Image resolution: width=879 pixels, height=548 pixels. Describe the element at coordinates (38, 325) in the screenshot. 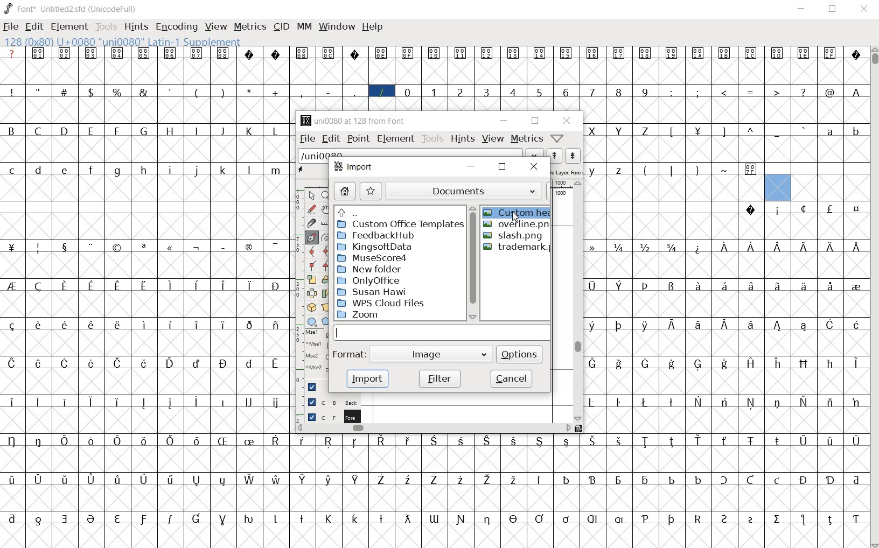

I see `glyph` at that location.